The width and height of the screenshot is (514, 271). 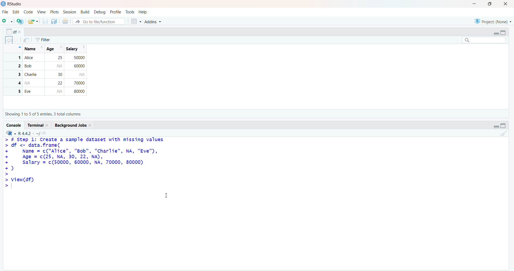 What do you see at coordinates (44, 114) in the screenshot?
I see `Showing 110 5 of 5 entries, 3 total columns.` at bounding box center [44, 114].